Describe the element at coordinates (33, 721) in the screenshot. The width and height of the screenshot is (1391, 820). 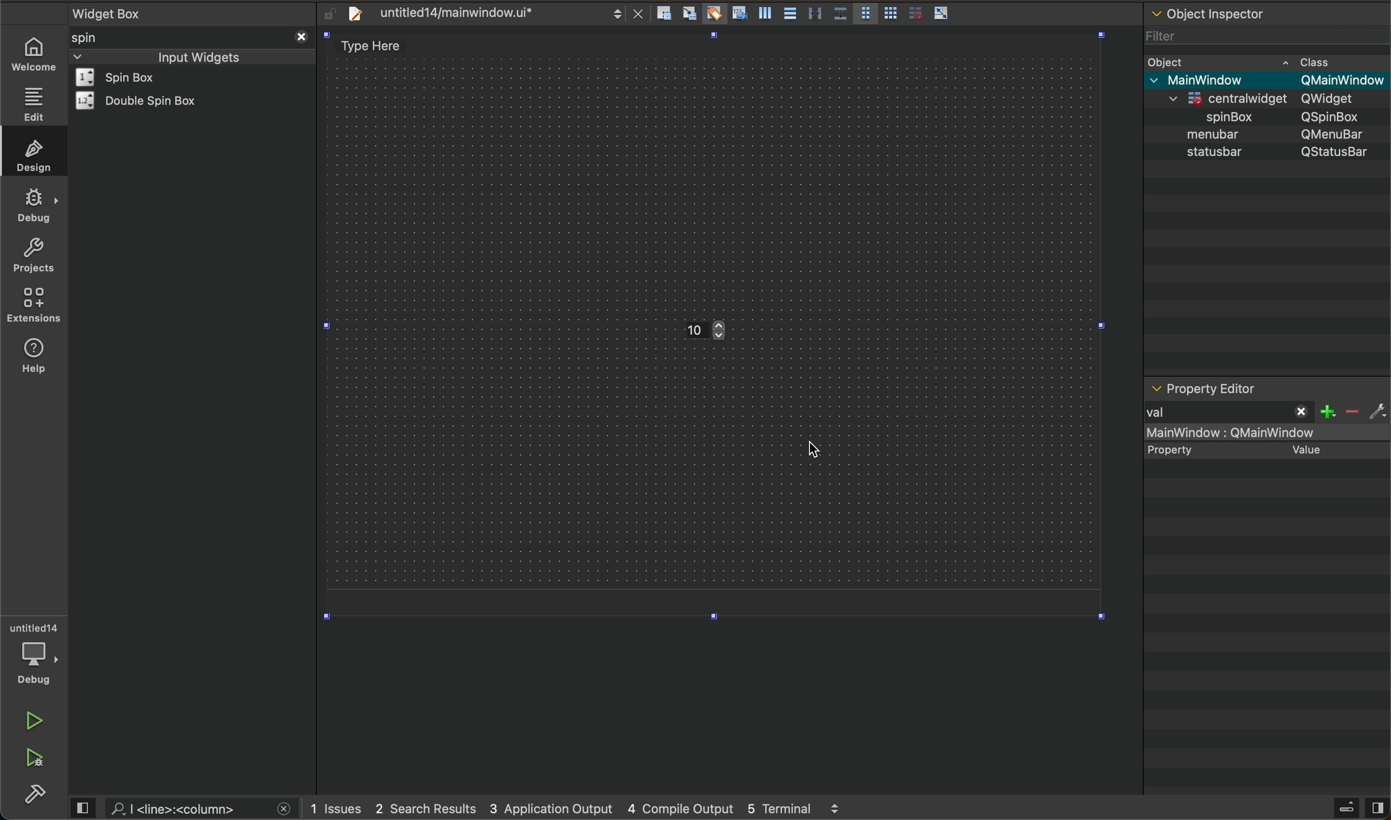
I see `run` at that location.